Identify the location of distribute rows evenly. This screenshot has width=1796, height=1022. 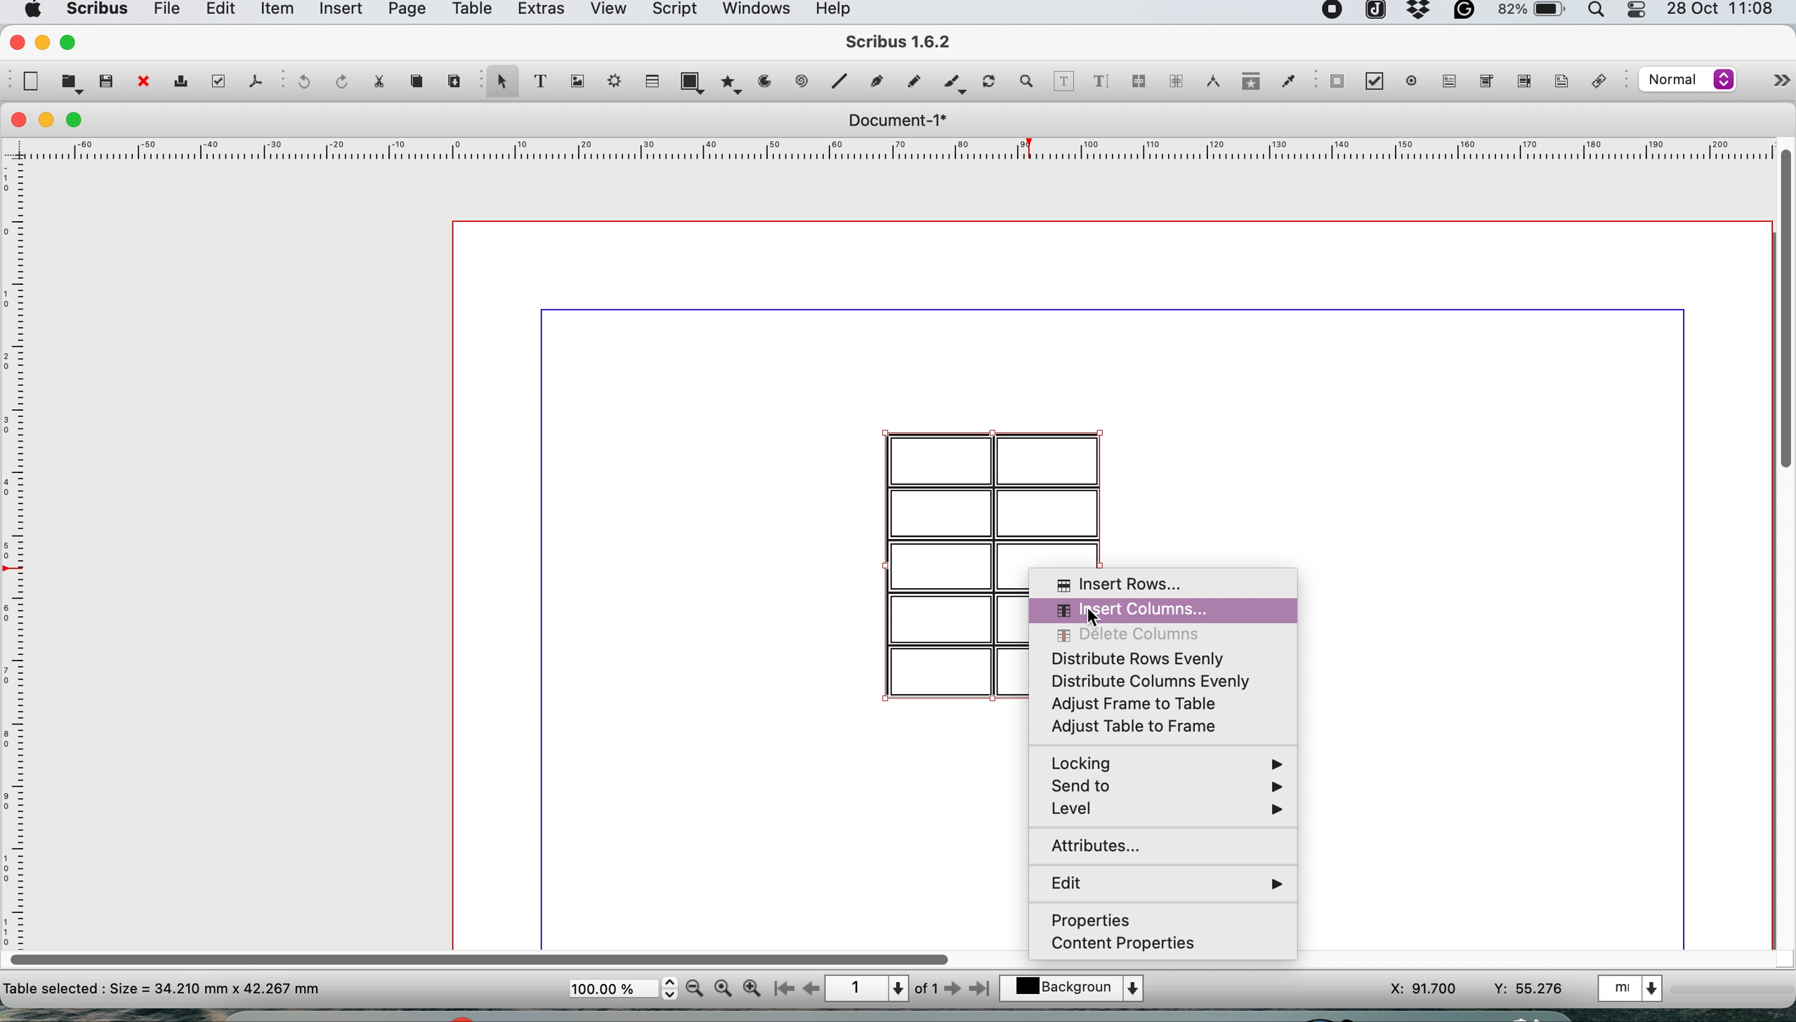
(1161, 658).